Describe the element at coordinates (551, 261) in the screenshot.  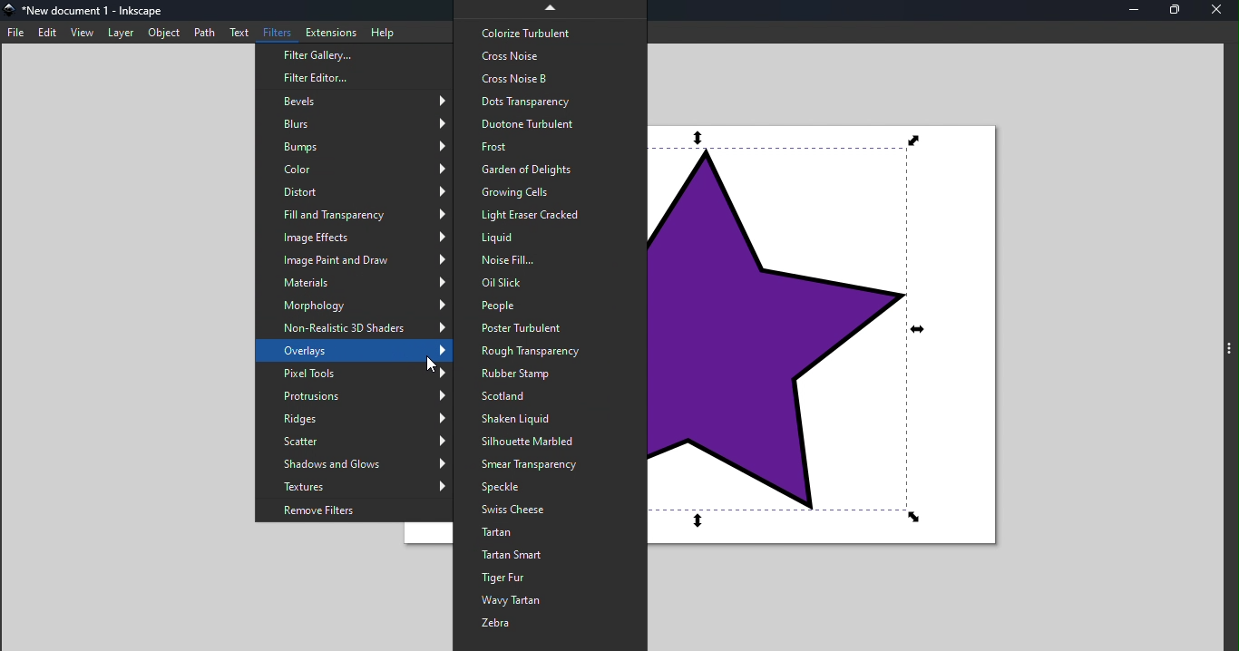
I see `Noise fill` at that location.